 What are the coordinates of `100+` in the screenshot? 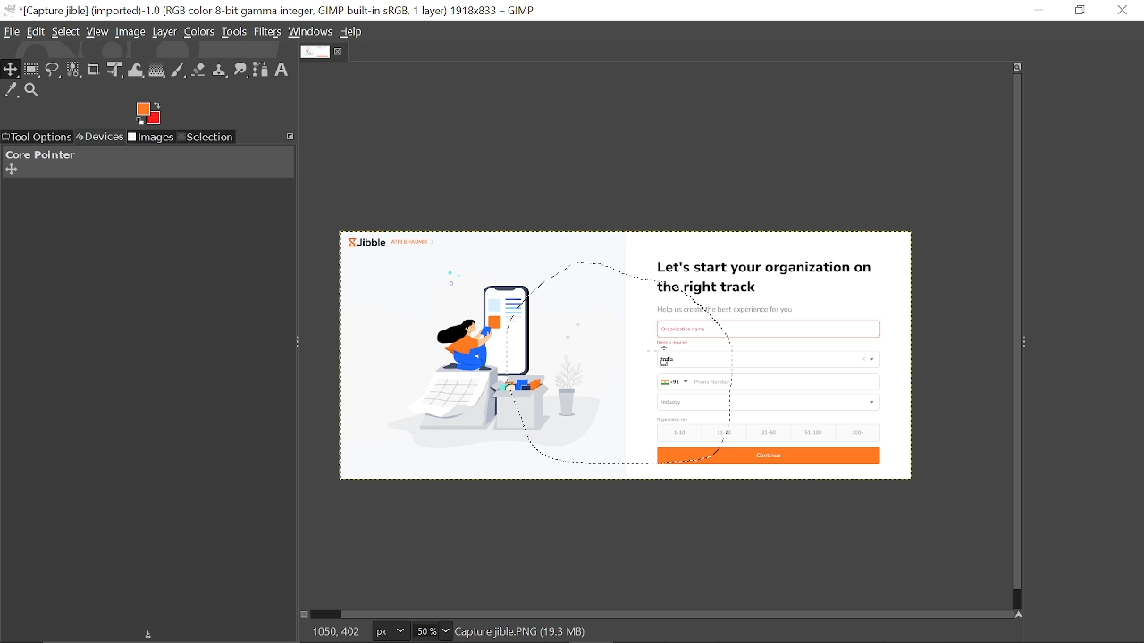 It's located at (856, 431).